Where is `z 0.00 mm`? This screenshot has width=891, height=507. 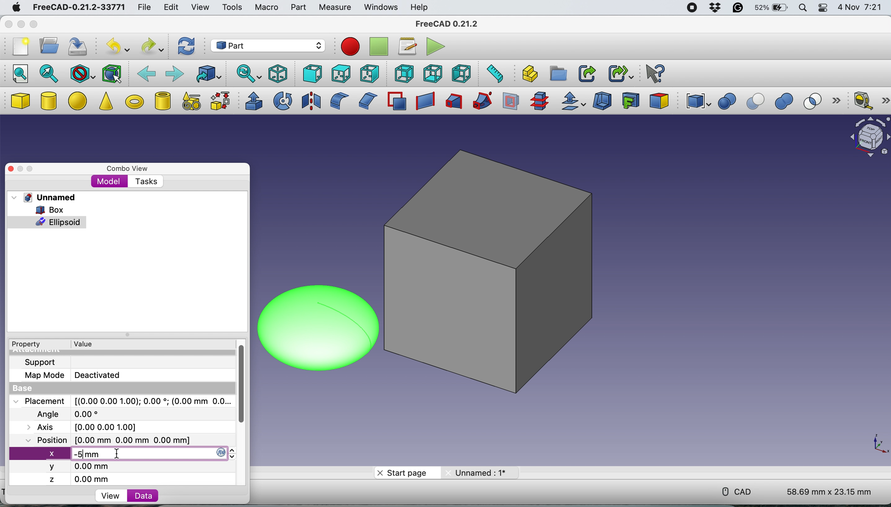
z 0.00 mm is located at coordinates (84, 479).